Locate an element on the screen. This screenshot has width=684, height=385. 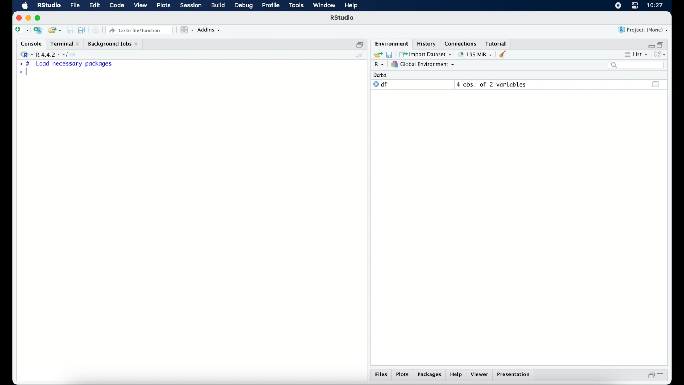
connections is located at coordinates (461, 43).